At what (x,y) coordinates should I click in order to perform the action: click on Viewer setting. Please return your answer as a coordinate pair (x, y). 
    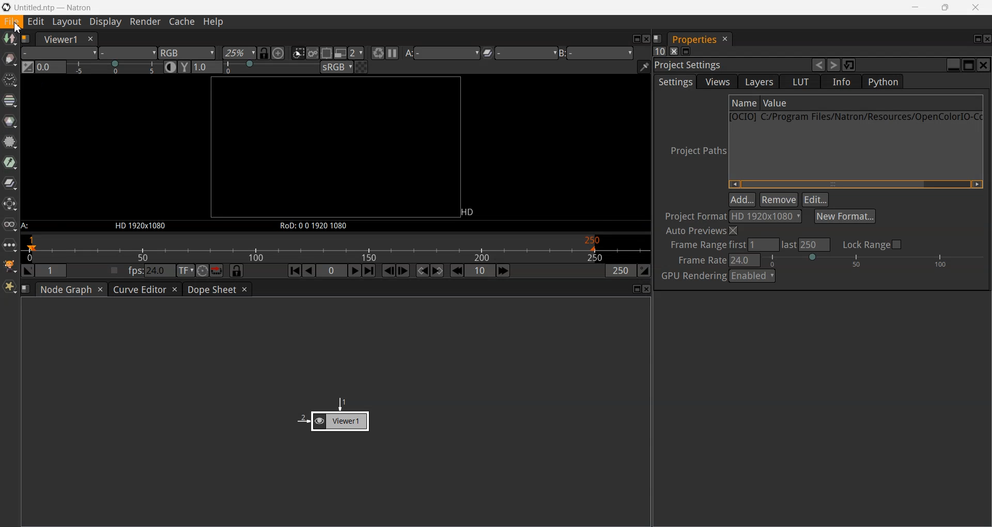
    Looking at the image, I should click on (523, 53).